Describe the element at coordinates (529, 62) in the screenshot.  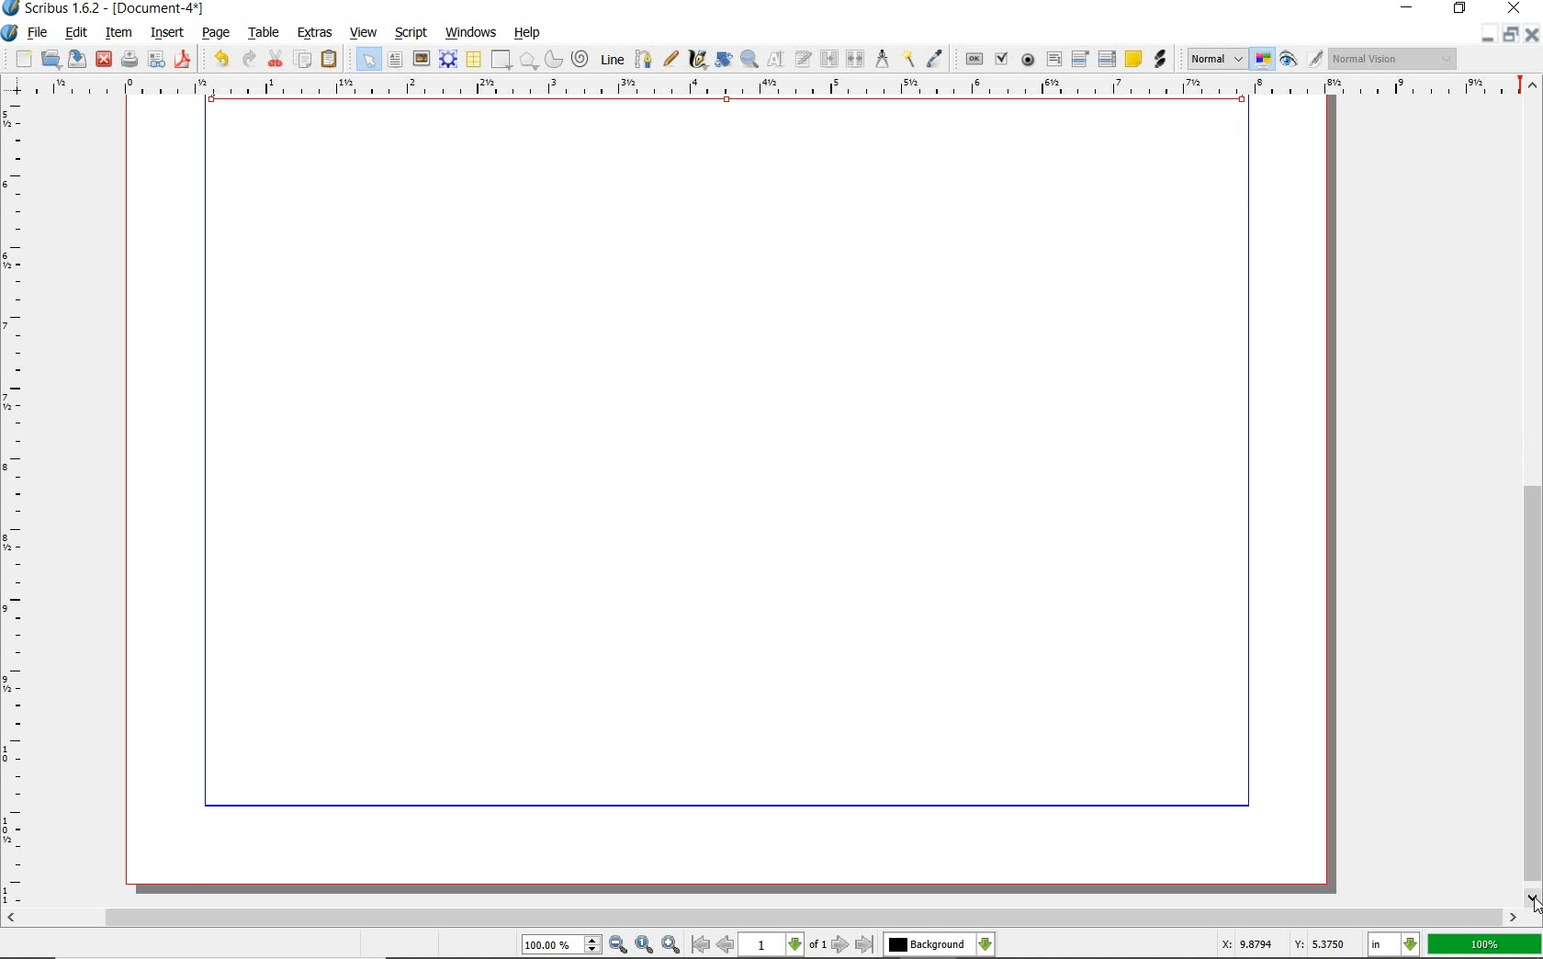
I see `polygon` at that location.